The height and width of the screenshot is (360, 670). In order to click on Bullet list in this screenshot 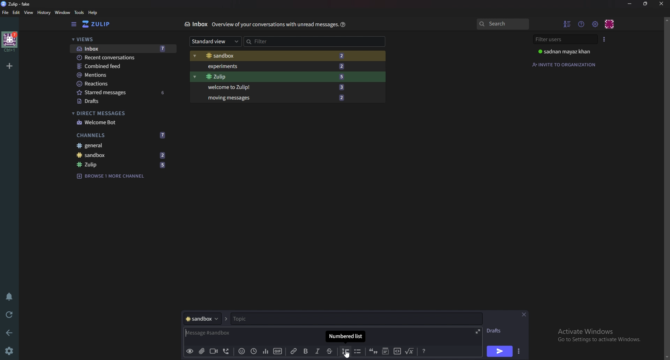, I will do `click(357, 352)`.